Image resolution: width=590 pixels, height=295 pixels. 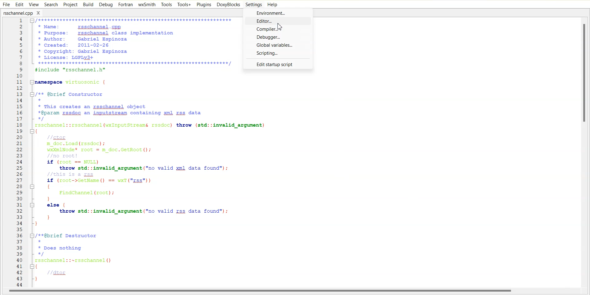 I want to click on code, so click(x=137, y=150).